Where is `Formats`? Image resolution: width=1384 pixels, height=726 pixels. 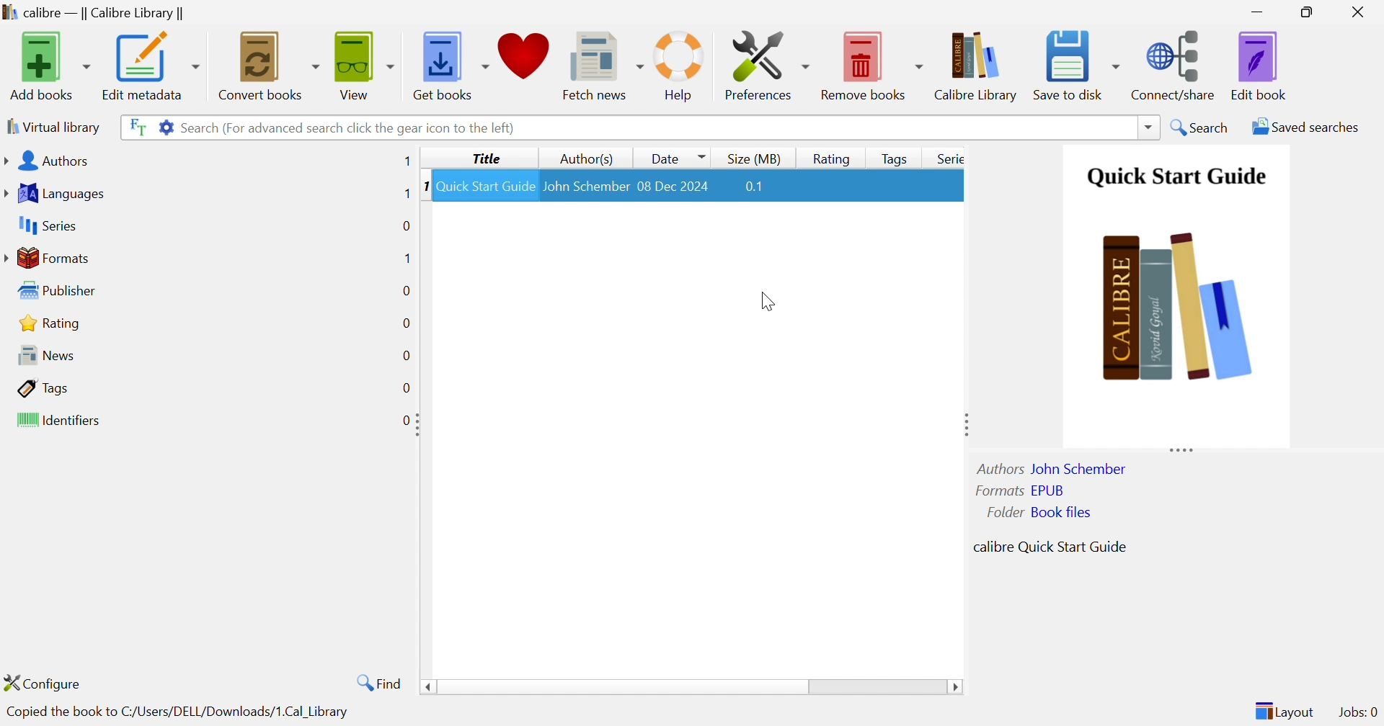
Formats is located at coordinates (48, 256).